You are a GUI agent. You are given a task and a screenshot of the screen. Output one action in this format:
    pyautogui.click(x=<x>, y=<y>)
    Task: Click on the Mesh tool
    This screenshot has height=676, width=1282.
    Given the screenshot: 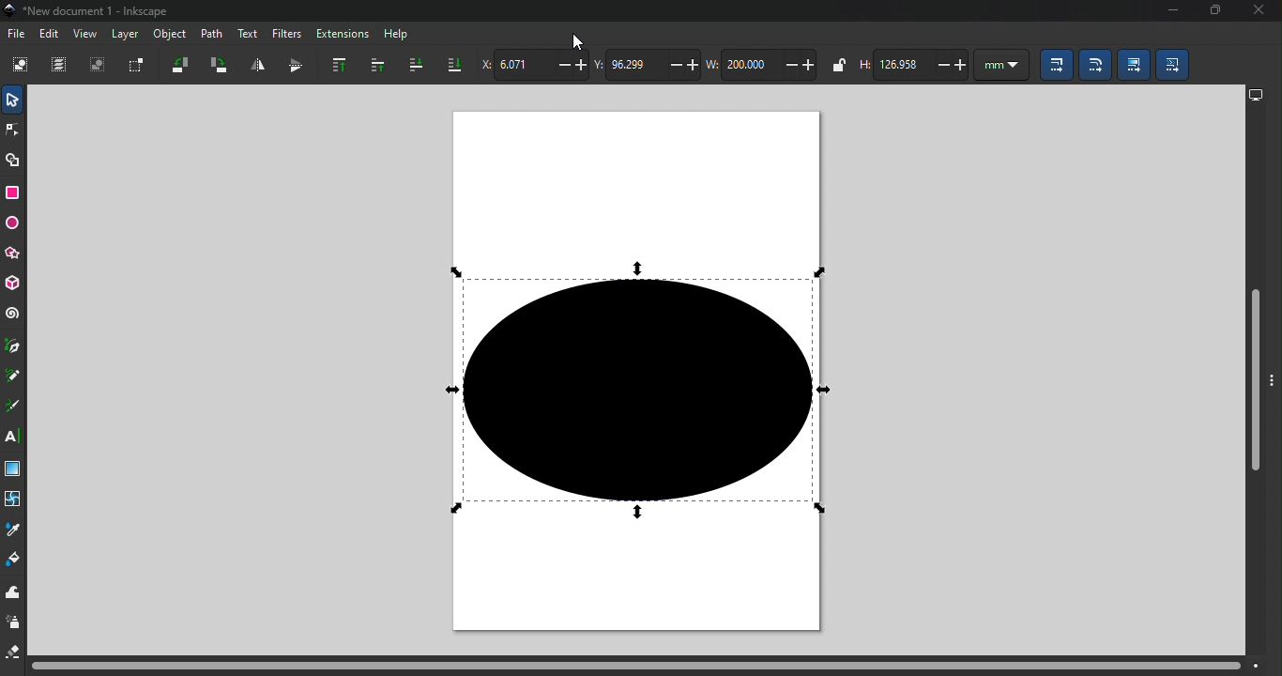 What is the action you would take?
    pyautogui.click(x=13, y=499)
    